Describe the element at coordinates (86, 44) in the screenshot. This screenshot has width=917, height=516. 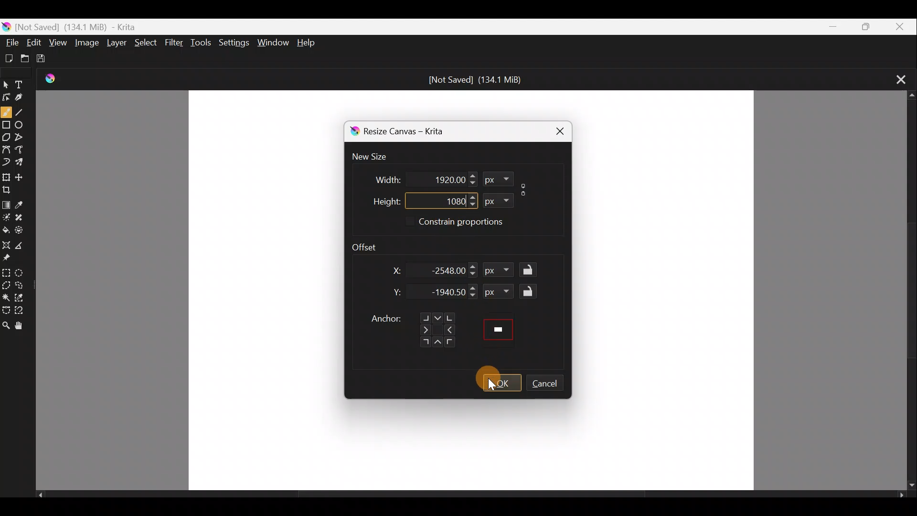
I see `Image` at that location.